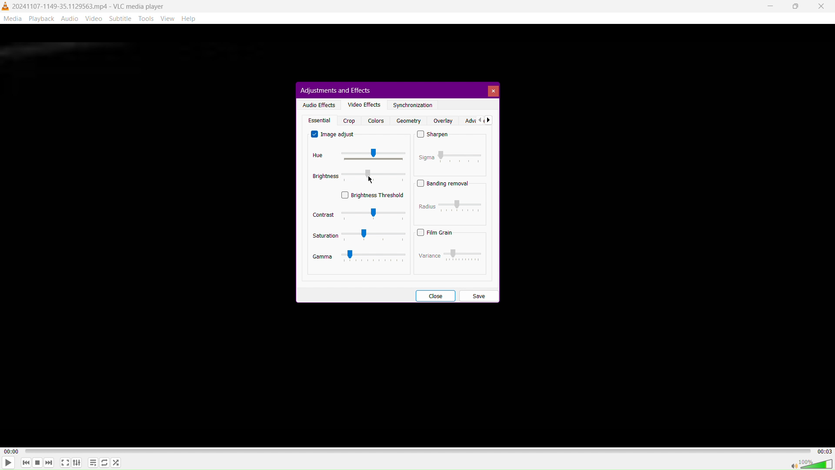  What do you see at coordinates (349, 121) in the screenshot?
I see `Crop` at bounding box center [349, 121].